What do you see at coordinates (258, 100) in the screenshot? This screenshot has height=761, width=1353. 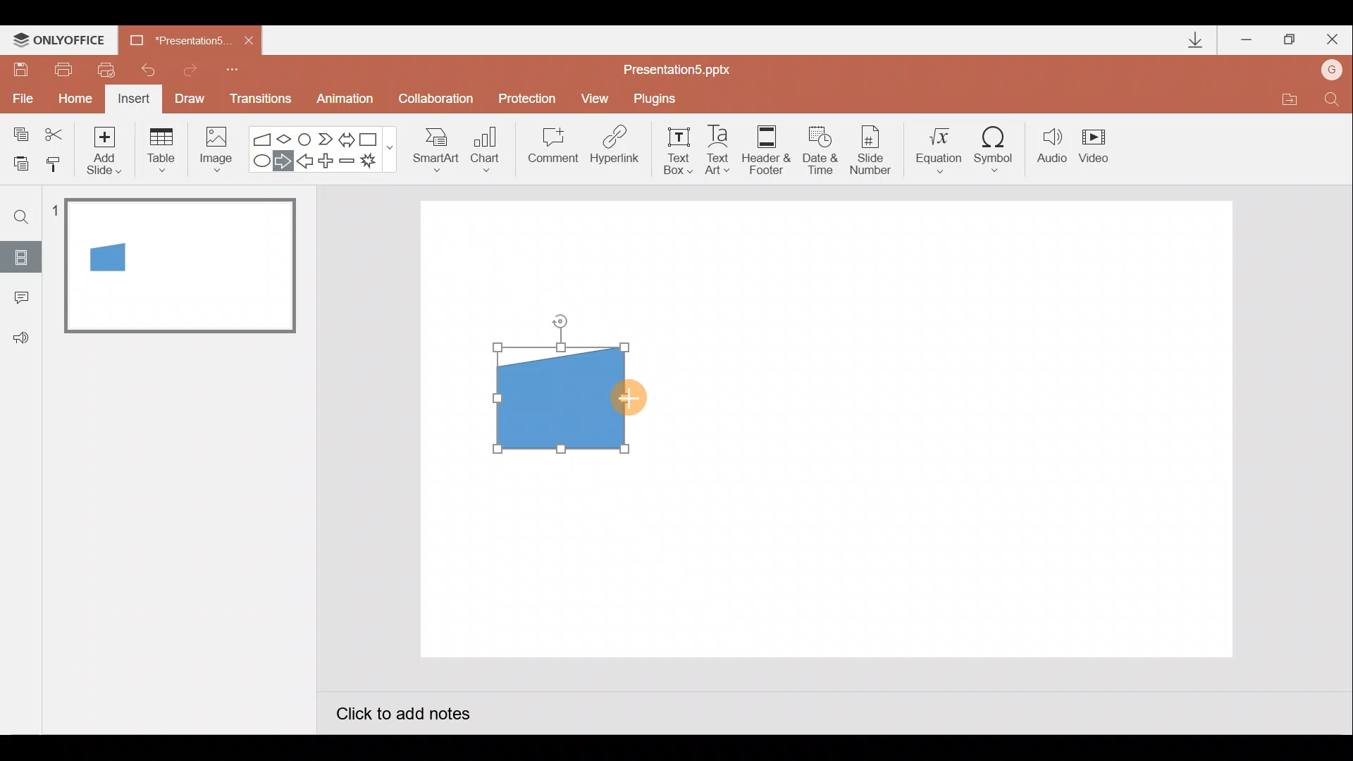 I see `Transitions` at bounding box center [258, 100].